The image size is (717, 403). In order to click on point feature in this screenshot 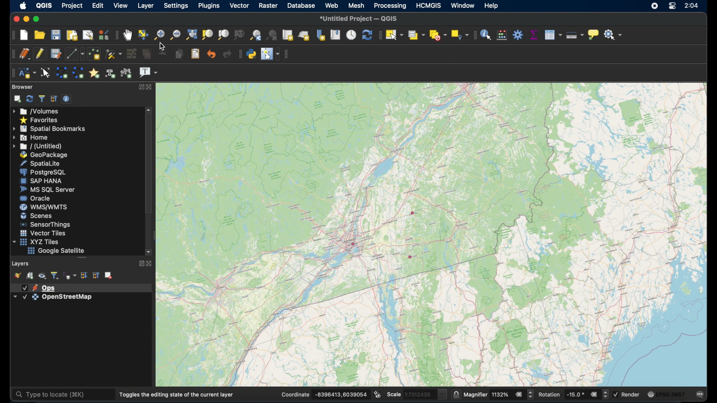, I will do `click(413, 213)`.